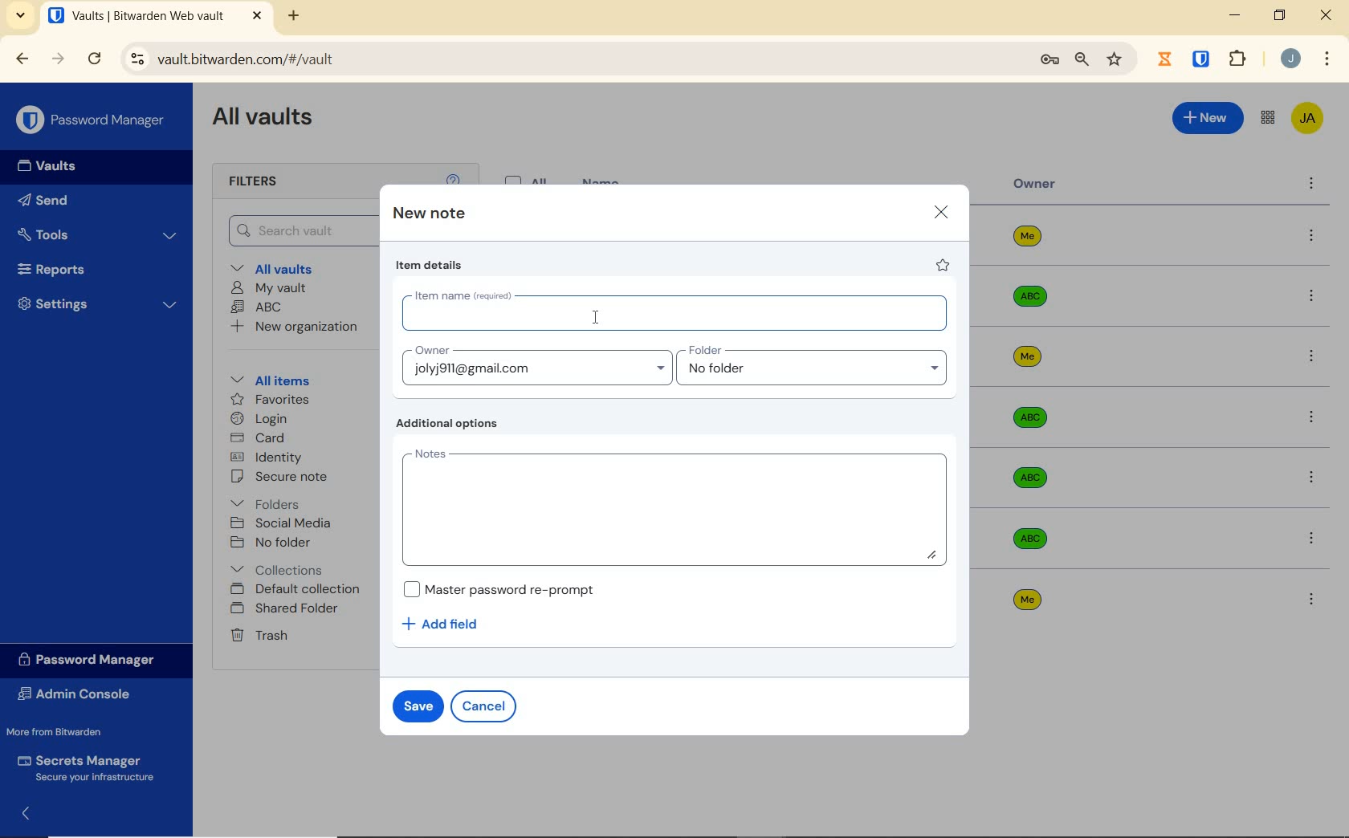 The height and width of the screenshot is (838, 1349). What do you see at coordinates (280, 567) in the screenshot?
I see `Collections` at bounding box center [280, 567].